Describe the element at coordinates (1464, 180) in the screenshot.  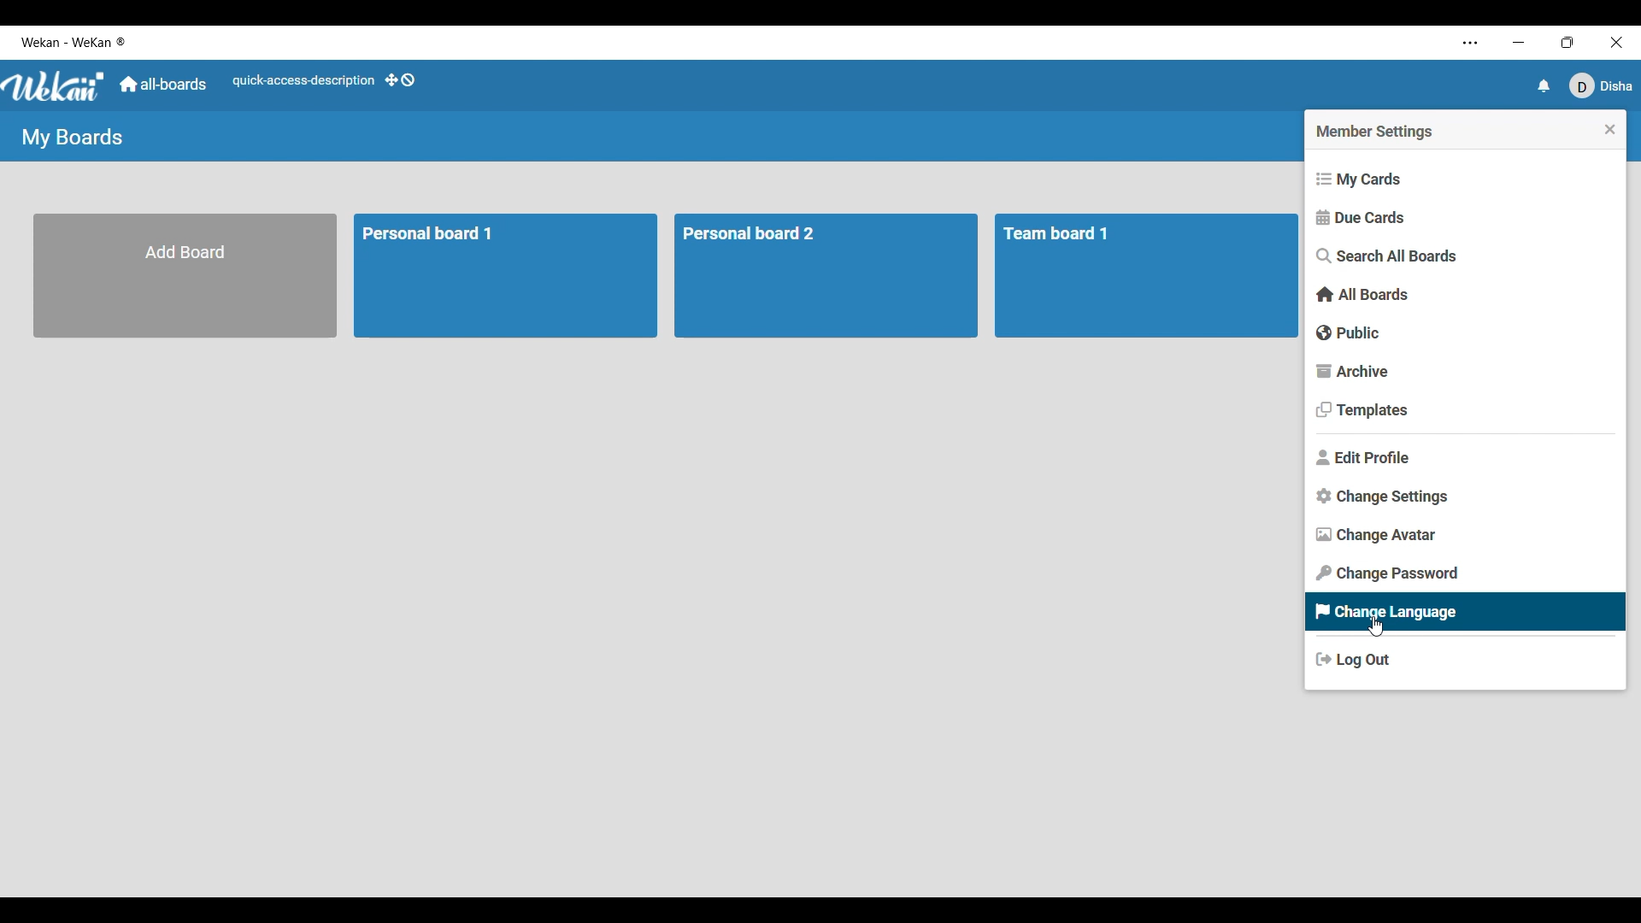
I see `My cards` at that location.